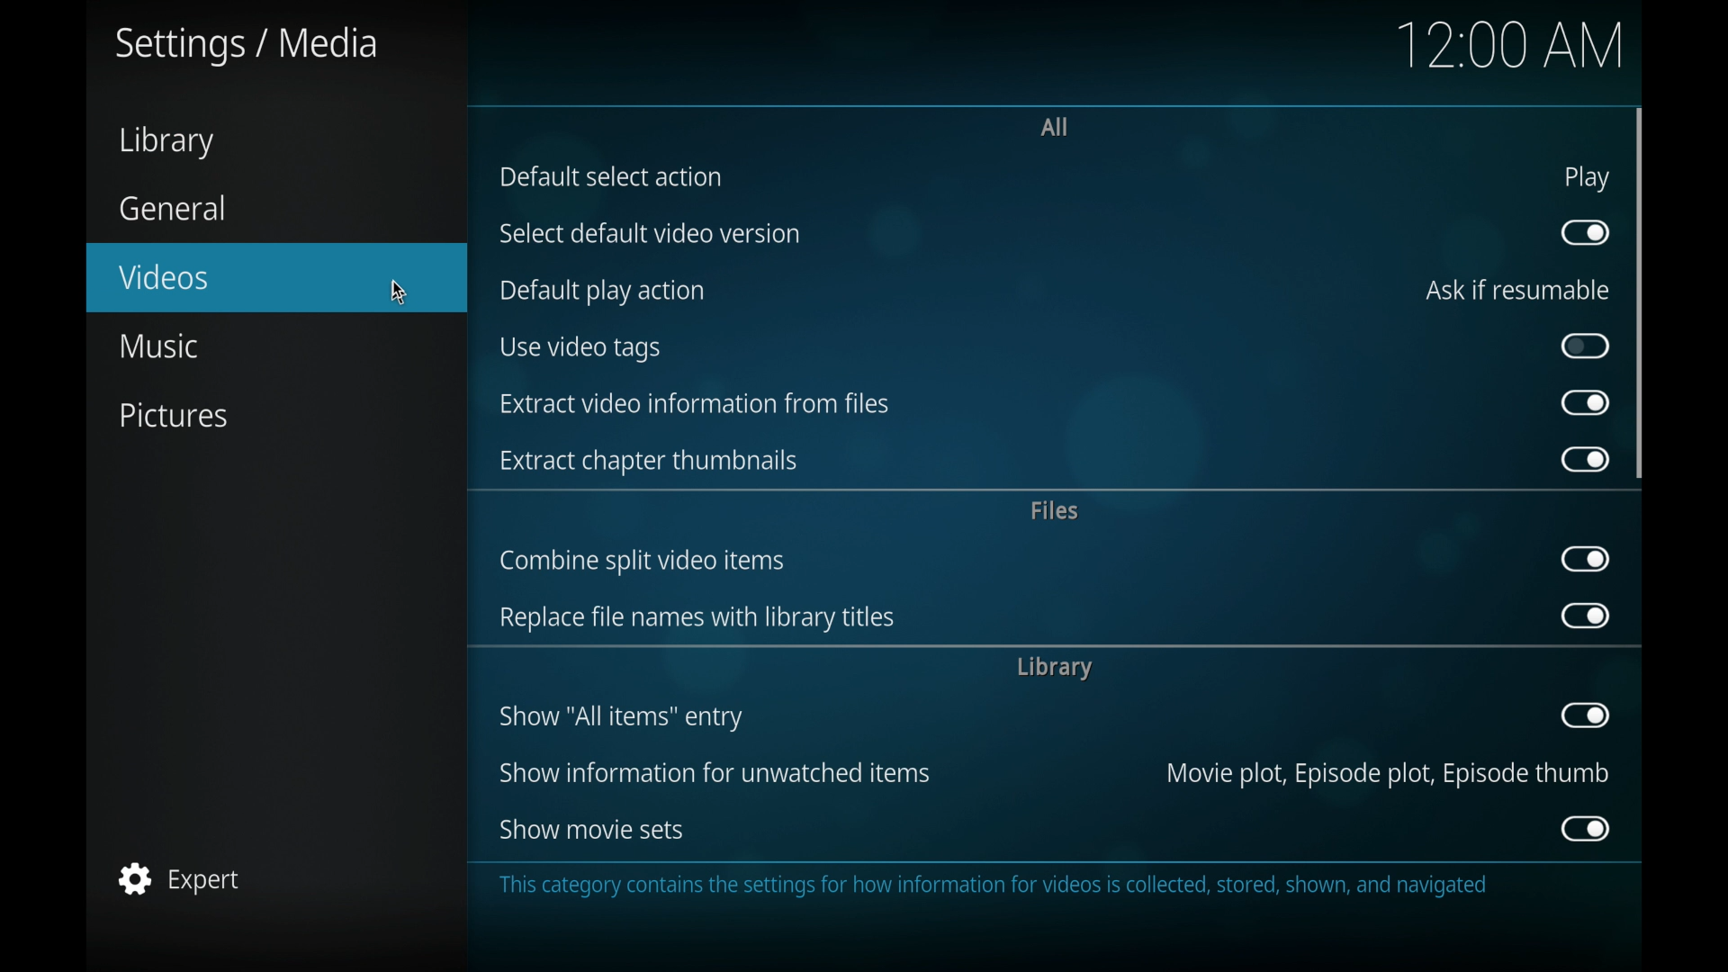 Image resolution: width=1728 pixels, height=972 pixels. What do you see at coordinates (157, 346) in the screenshot?
I see `music` at bounding box center [157, 346].